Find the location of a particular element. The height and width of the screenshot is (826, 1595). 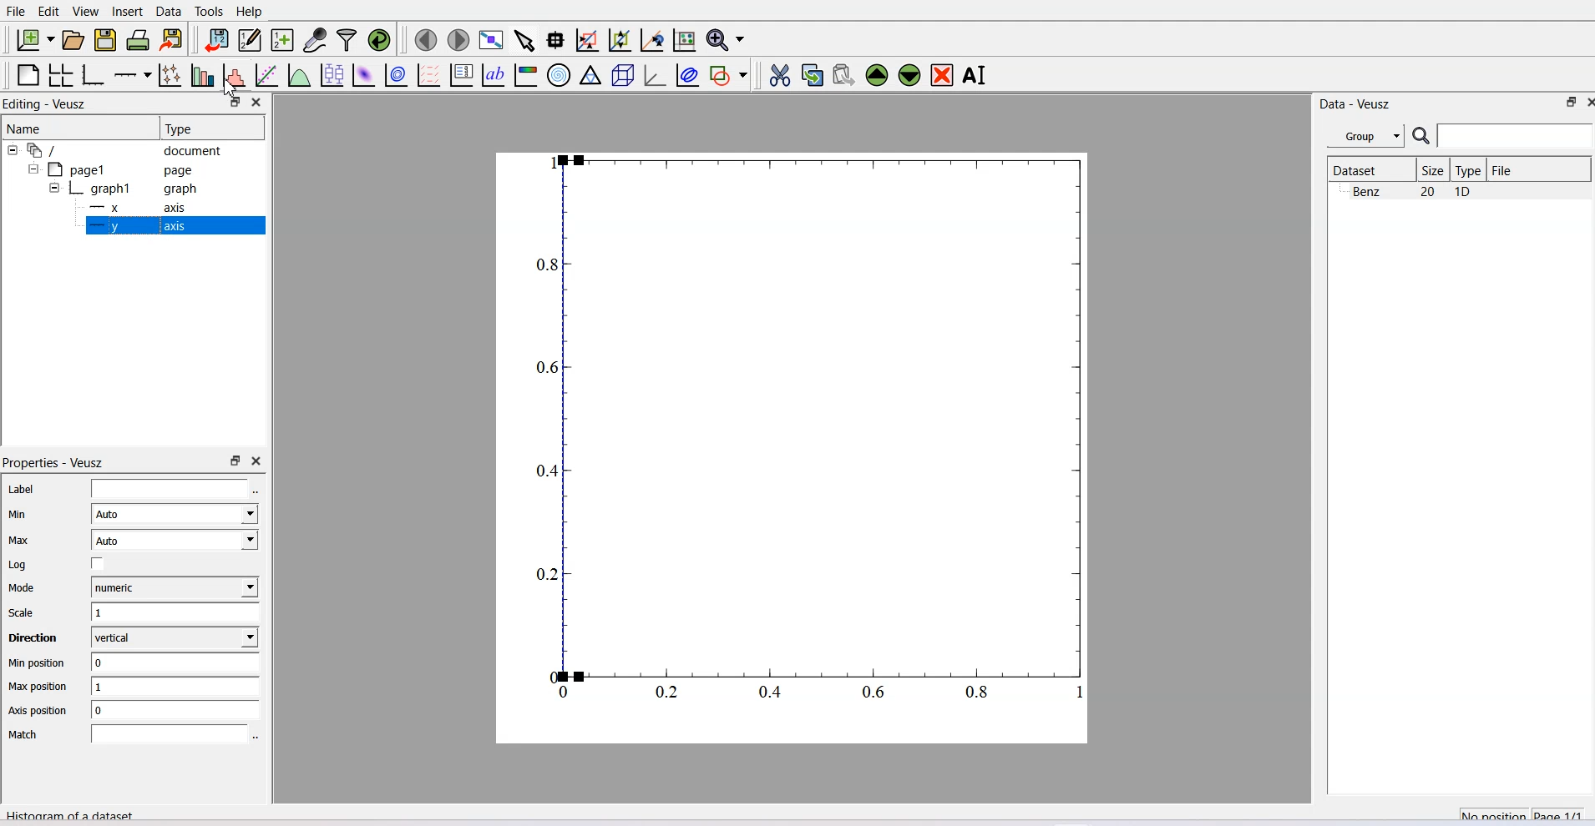

Move the selected widget up is located at coordinates (877, 76).